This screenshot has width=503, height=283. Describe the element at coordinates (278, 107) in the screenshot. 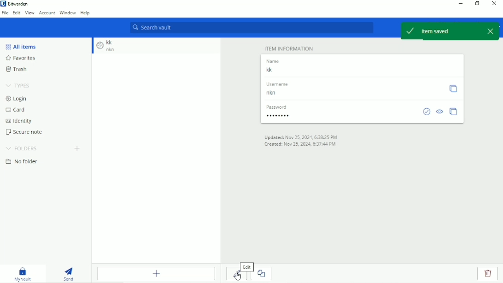

I see `password label` at that location.